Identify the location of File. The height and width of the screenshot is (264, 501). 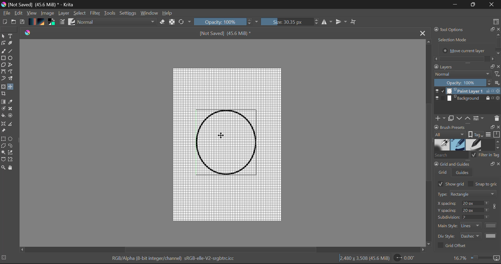
(6, 13).